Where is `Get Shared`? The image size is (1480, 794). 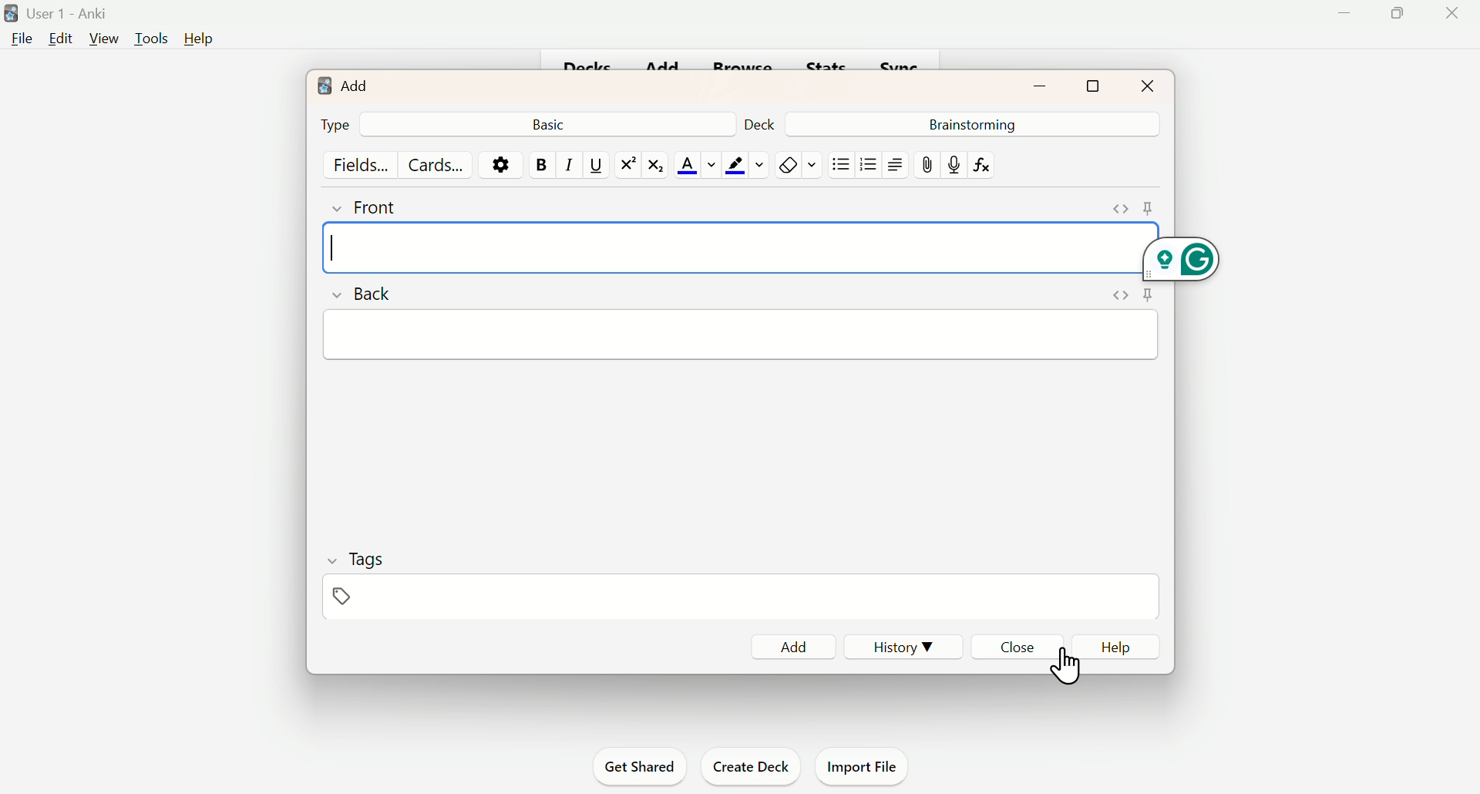
Get Shared is located at coordinates (645, 767).